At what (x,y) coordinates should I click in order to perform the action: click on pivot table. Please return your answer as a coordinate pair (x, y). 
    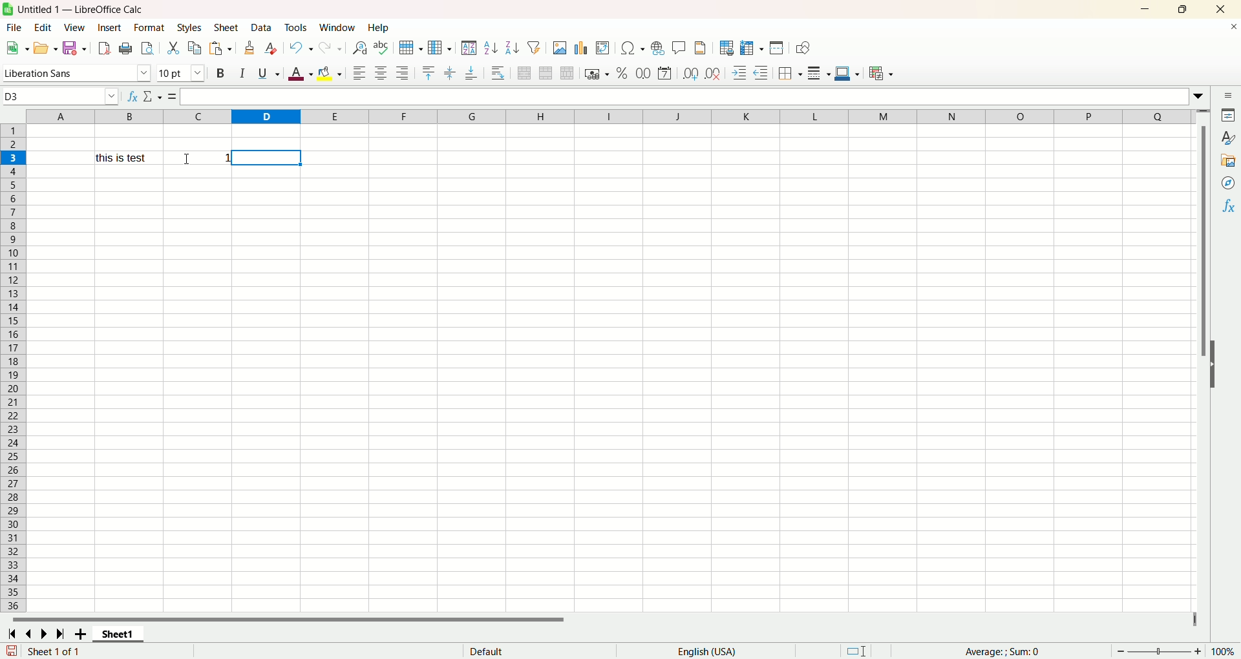
    Looking at the image, I should click on (602, 47).